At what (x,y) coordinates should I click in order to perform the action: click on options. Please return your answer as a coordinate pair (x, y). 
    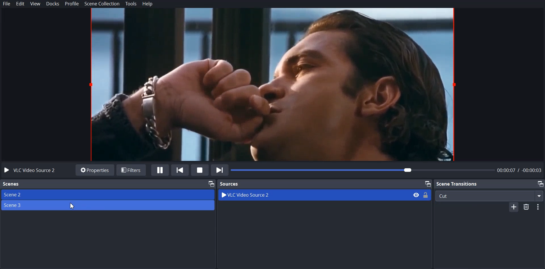
    Looking at the image, I should click on (540, 206).